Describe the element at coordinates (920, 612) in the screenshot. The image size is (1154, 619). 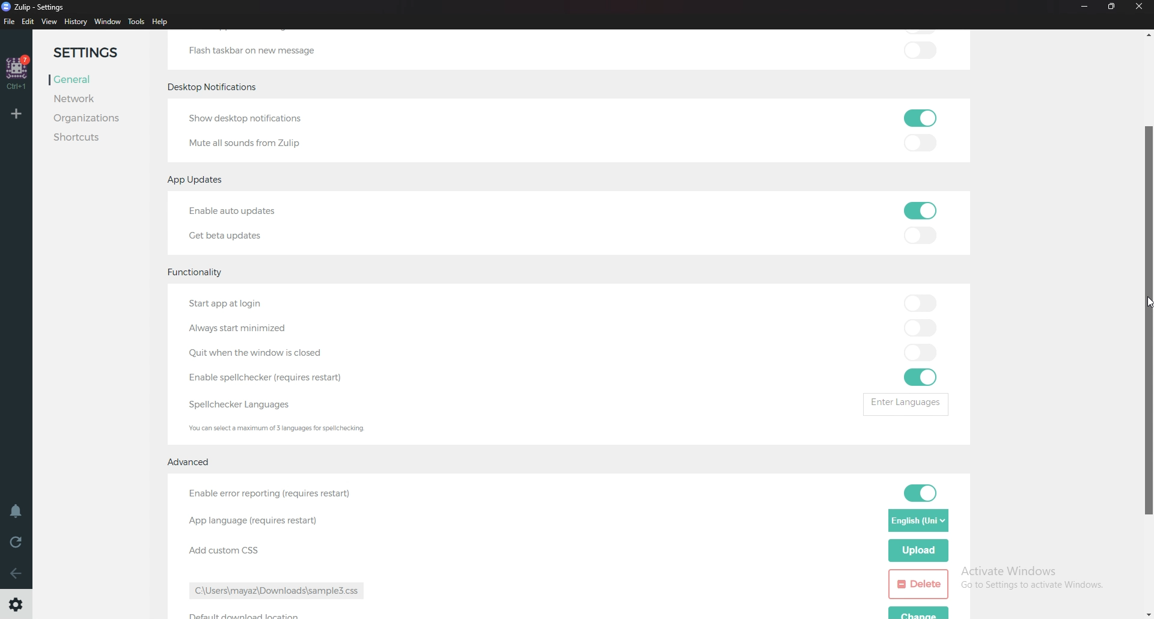
I see `change` at that location.